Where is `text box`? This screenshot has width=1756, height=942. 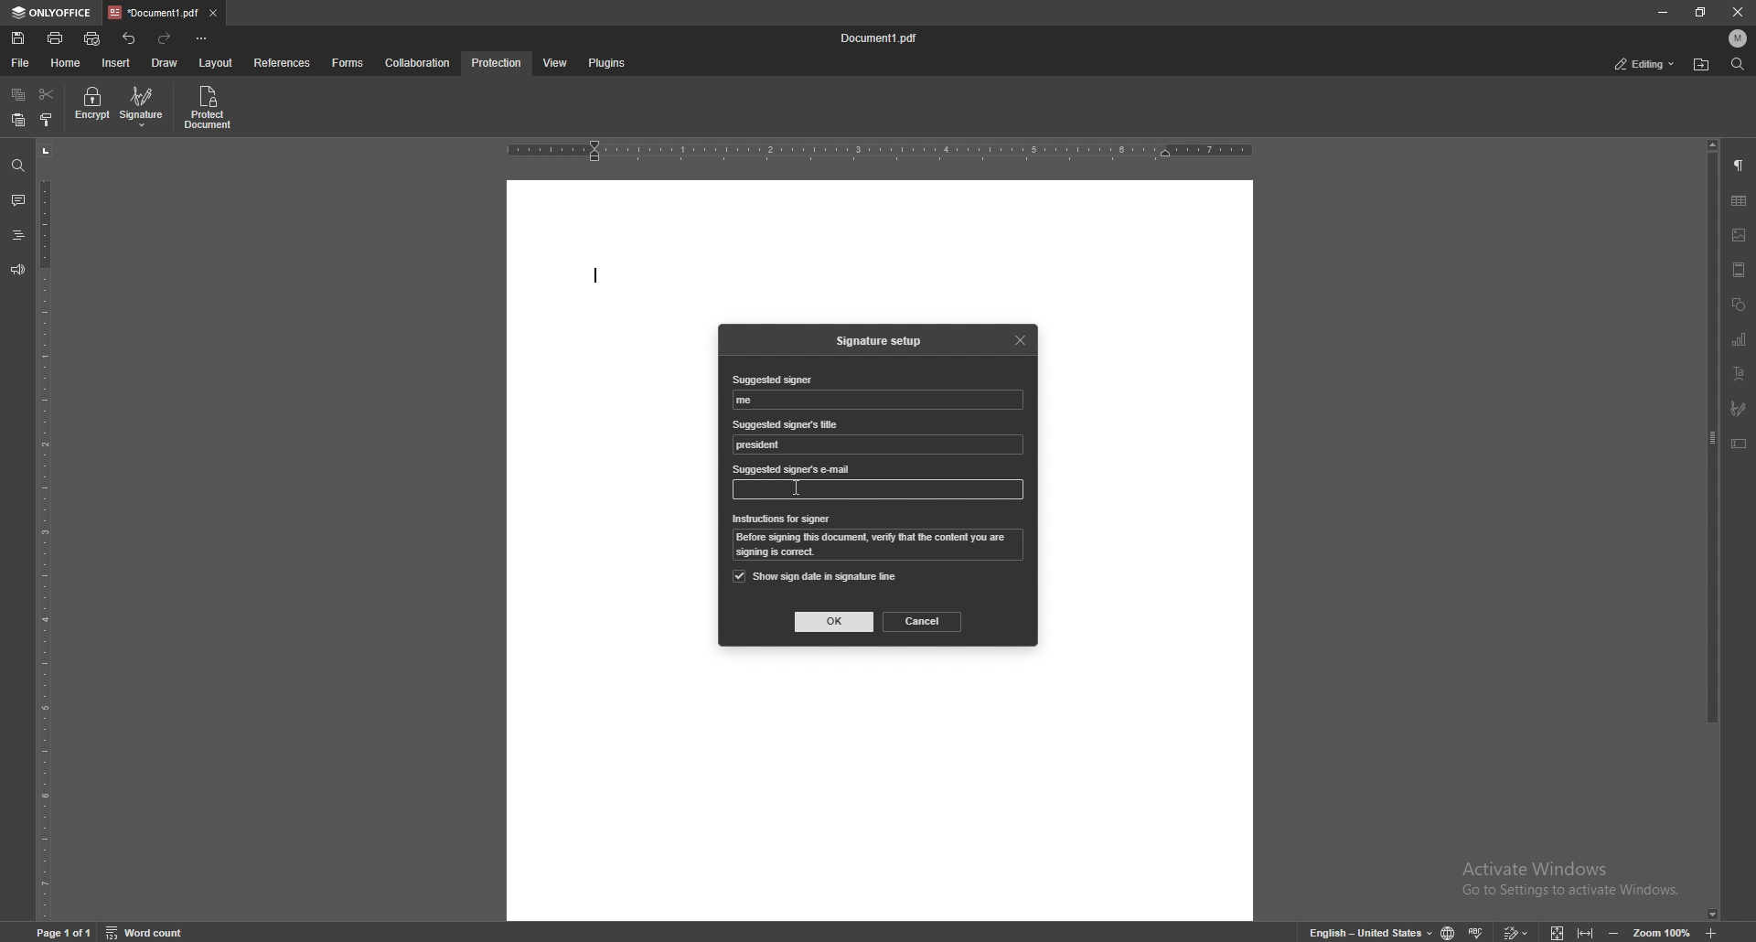
text box is located at coordinates (1739, 444).